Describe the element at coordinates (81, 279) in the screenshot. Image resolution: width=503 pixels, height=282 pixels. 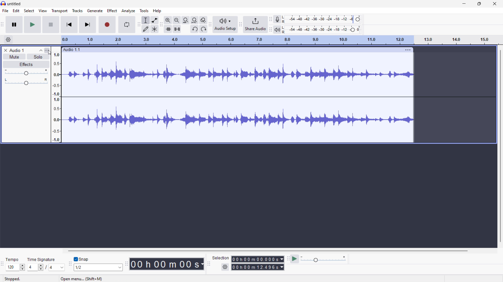
I see `Open menu shortcut info` at that location.